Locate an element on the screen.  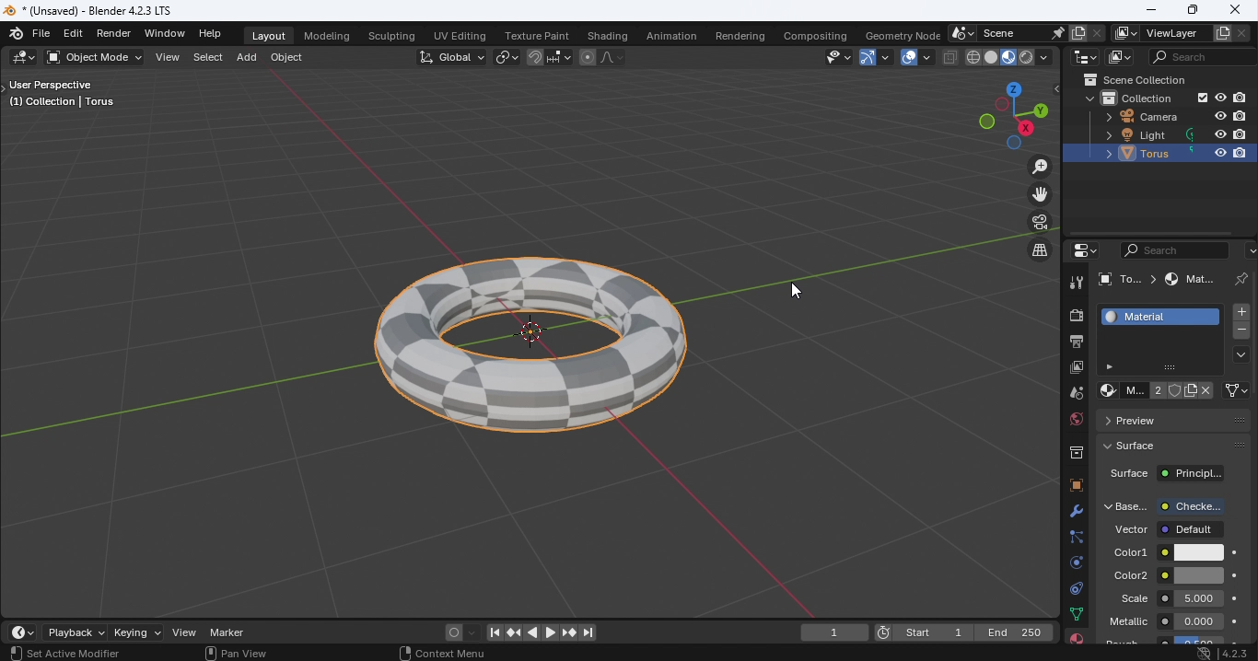
Material is located at coordinates (1191, 279).